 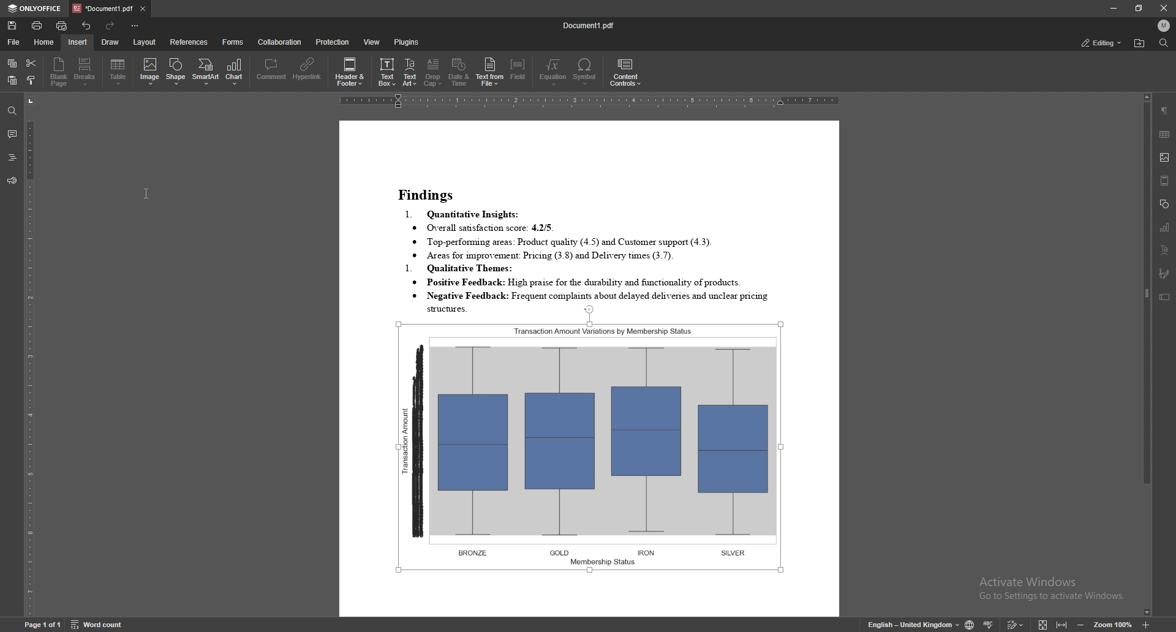 What do you see at coordinates (86, 71) in the screenshot?
I see `breaks` at bounding box center [86, 71].